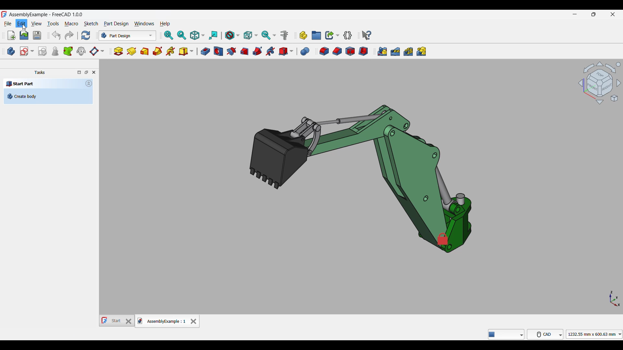 Image resolution: width=623 pixels, height=350 pixels. I want to click on Canvas navigation, so click(599, 83).